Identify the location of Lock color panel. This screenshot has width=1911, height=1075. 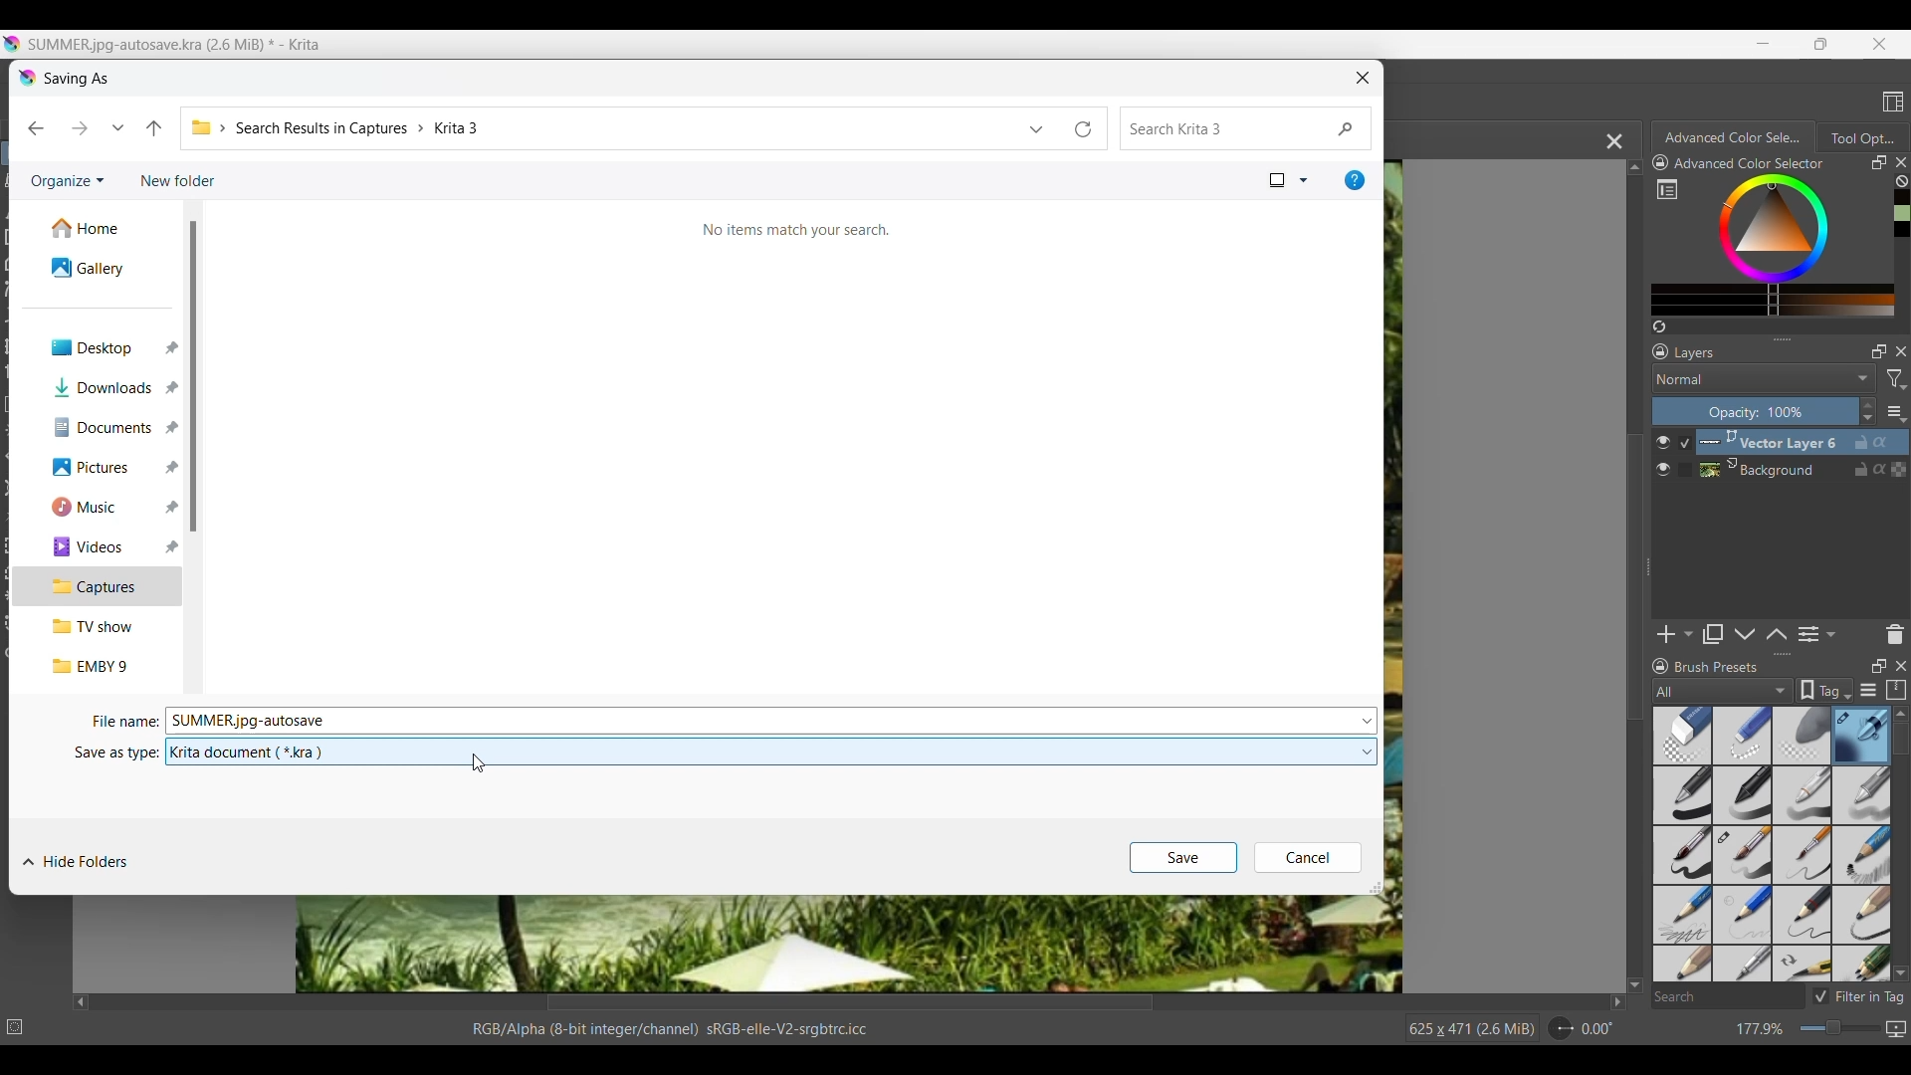
(1660, 163).